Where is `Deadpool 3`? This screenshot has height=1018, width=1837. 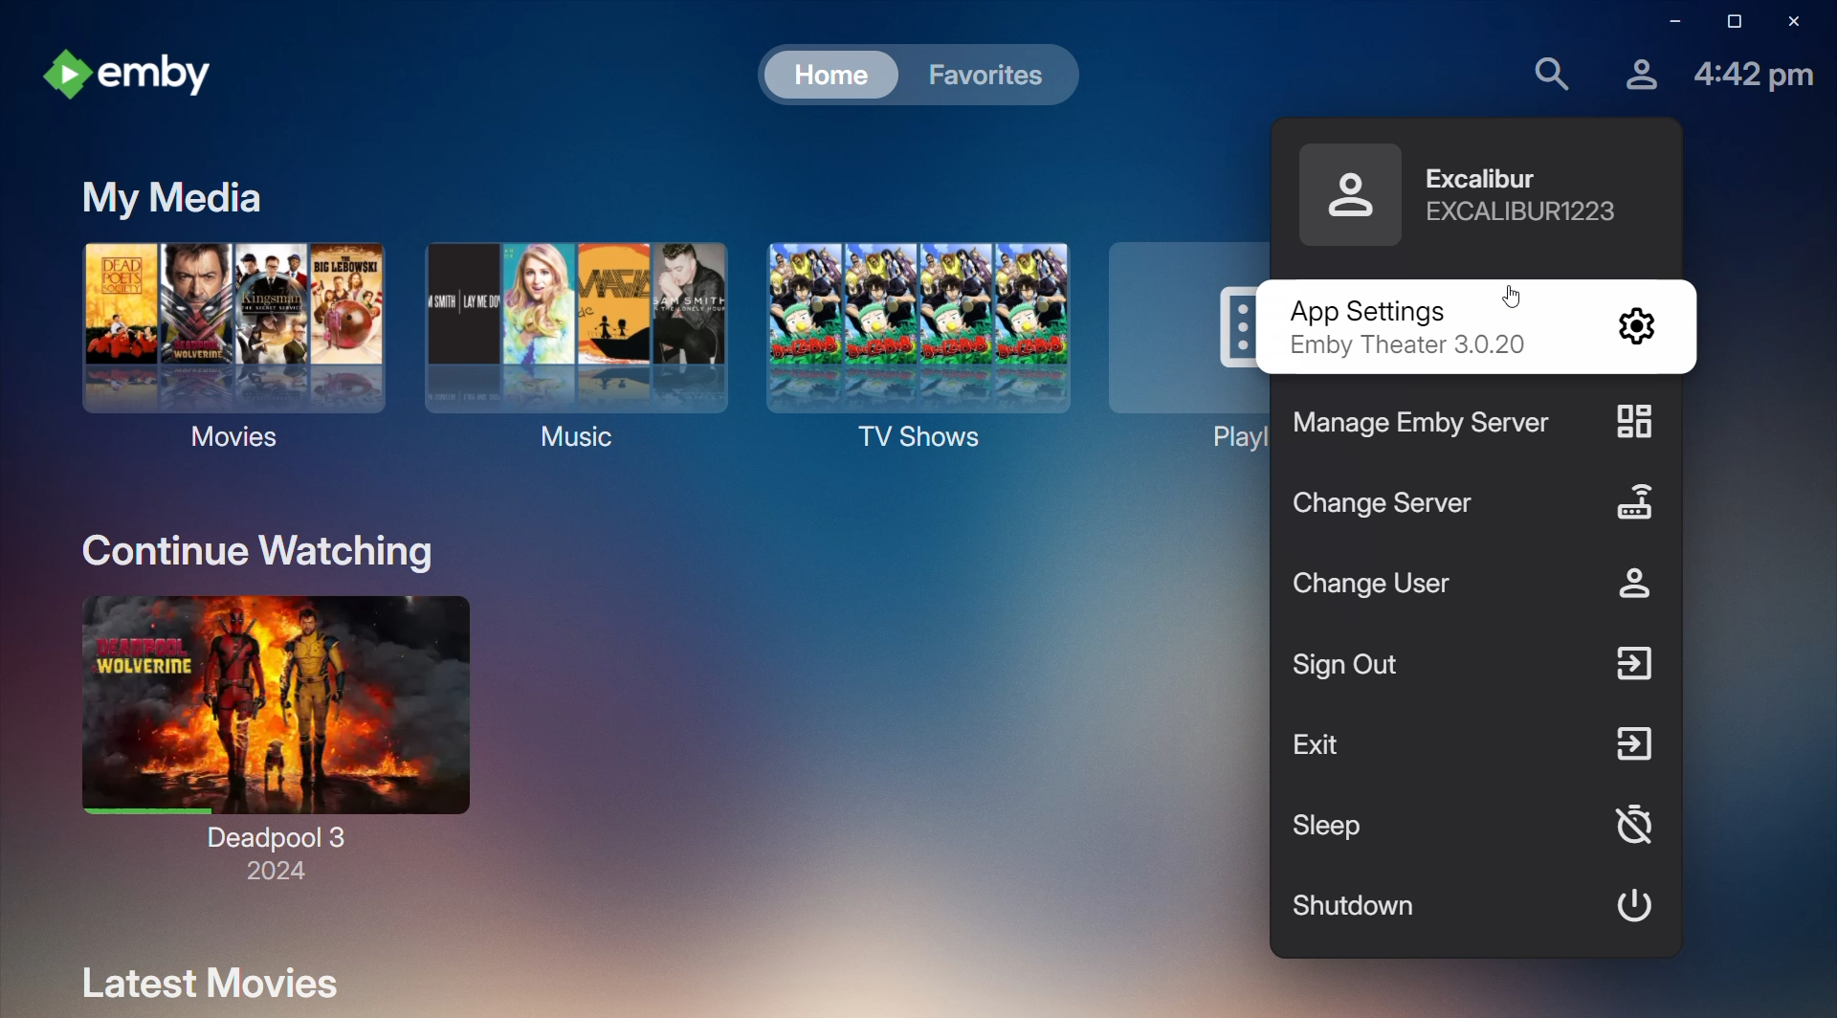
Deadpool 3 is located at coordinates (276, 735).